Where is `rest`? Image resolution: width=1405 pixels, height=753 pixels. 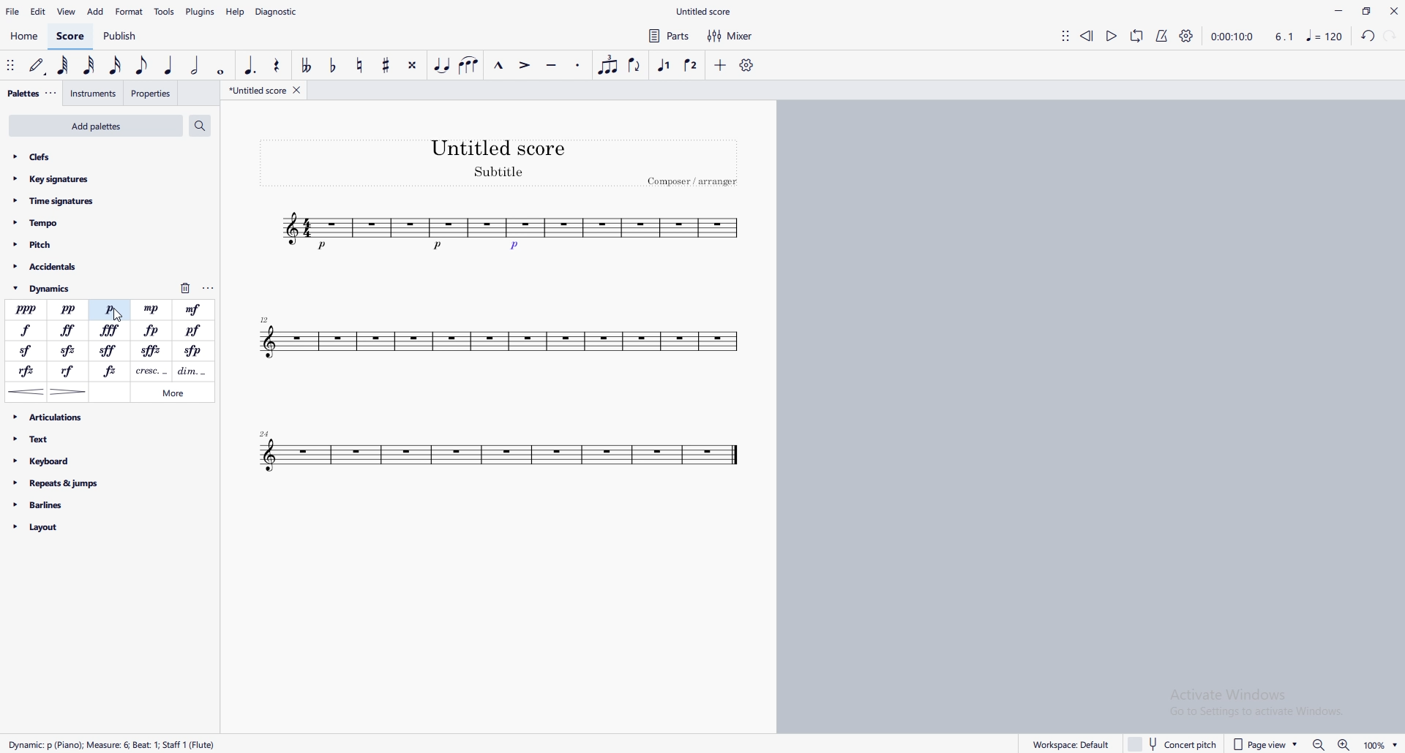 rest is located at coordinates (278, 64).